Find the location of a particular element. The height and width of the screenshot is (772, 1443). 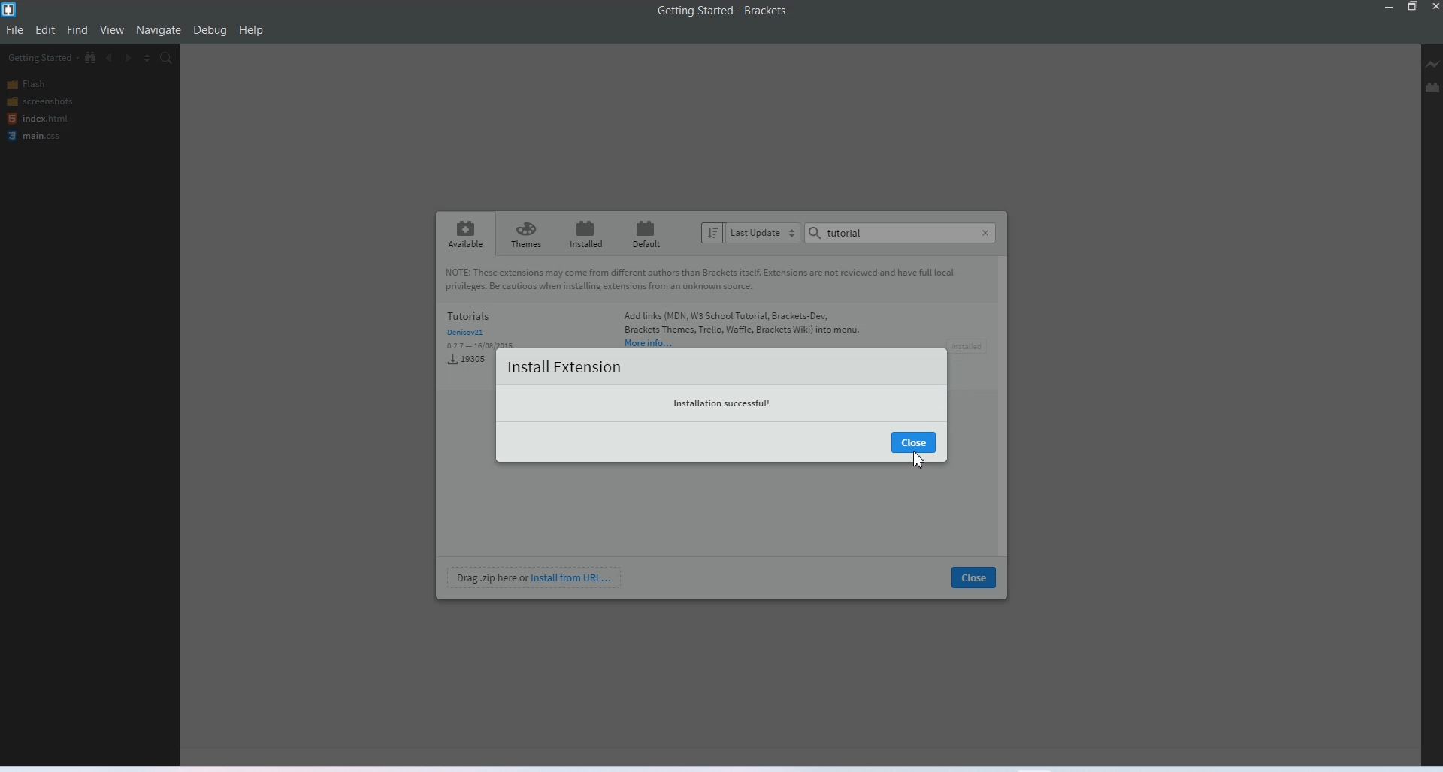

Install Extension is located at coordinates (563, 366).